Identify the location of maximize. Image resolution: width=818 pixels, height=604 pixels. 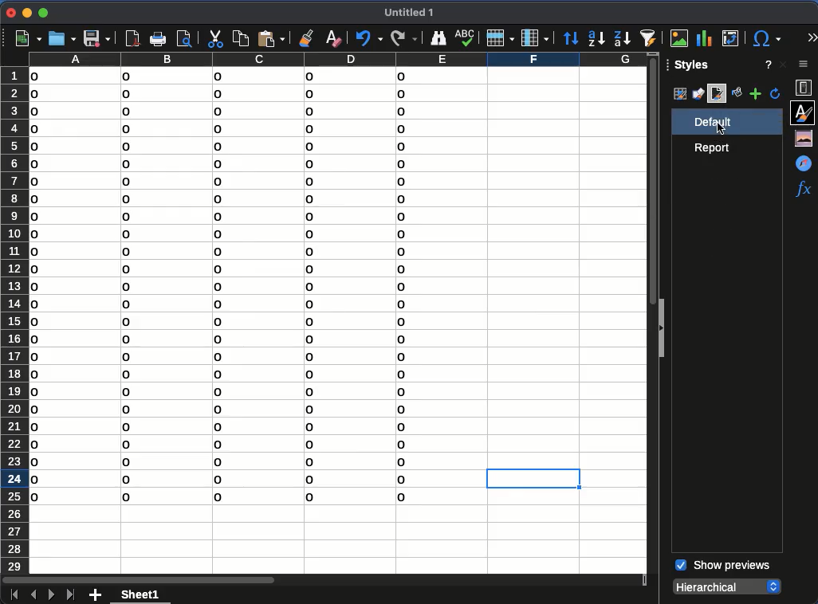
(45, 14).